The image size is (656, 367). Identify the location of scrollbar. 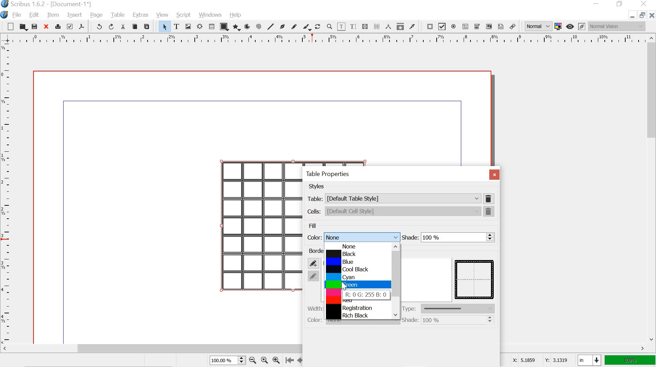
(324, 349).